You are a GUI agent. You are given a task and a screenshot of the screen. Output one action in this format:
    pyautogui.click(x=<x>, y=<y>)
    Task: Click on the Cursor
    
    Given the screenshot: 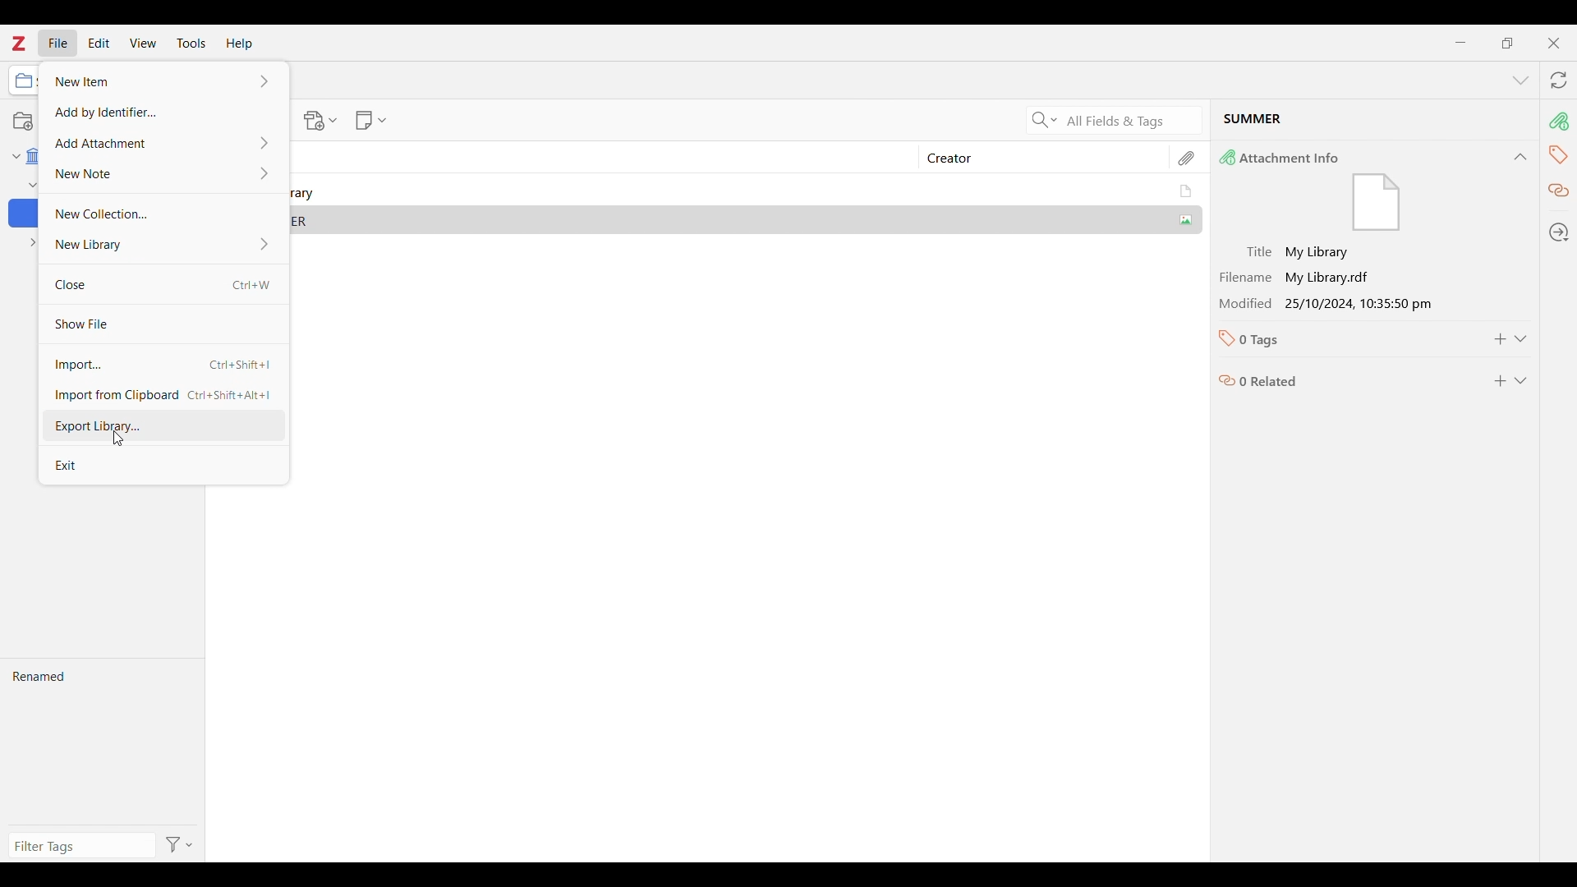 What is the action you would take?
    pyautogui.click(x=117, y=439)
    